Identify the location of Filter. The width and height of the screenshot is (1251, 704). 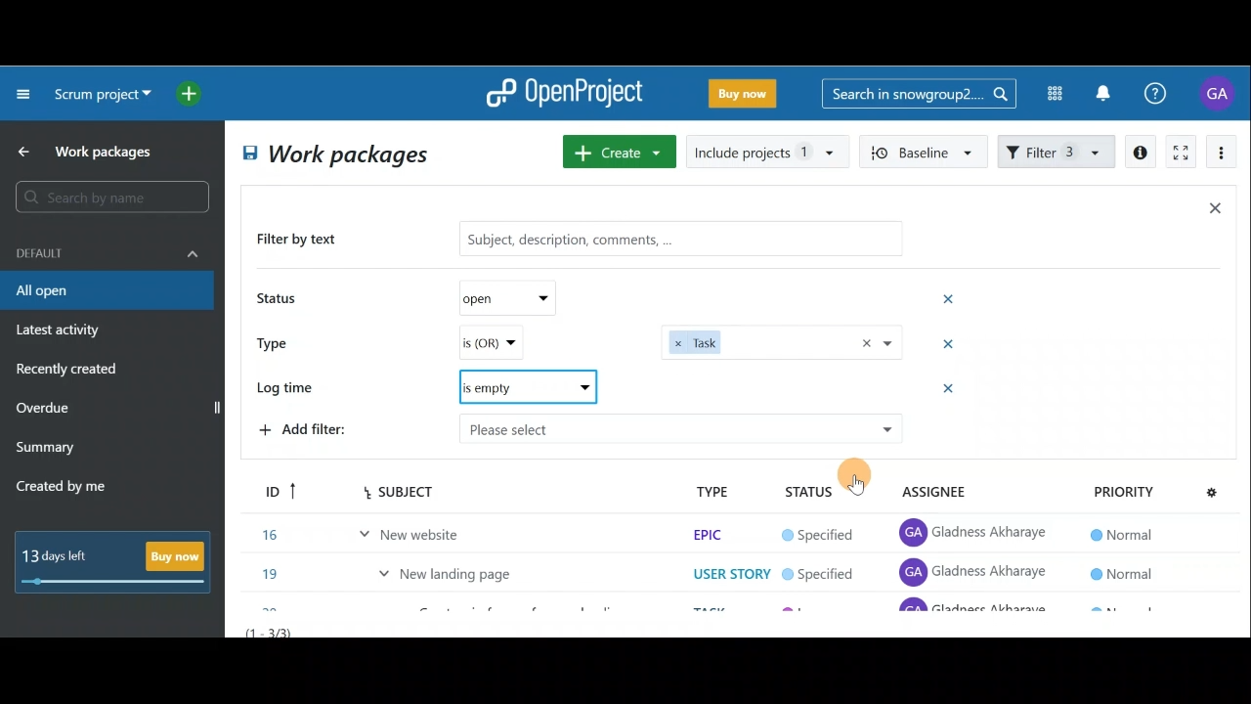
(1057, 150).